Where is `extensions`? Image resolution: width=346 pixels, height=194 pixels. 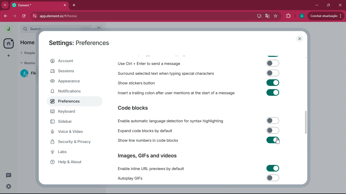
extensions is located at coordinates (289, 16).